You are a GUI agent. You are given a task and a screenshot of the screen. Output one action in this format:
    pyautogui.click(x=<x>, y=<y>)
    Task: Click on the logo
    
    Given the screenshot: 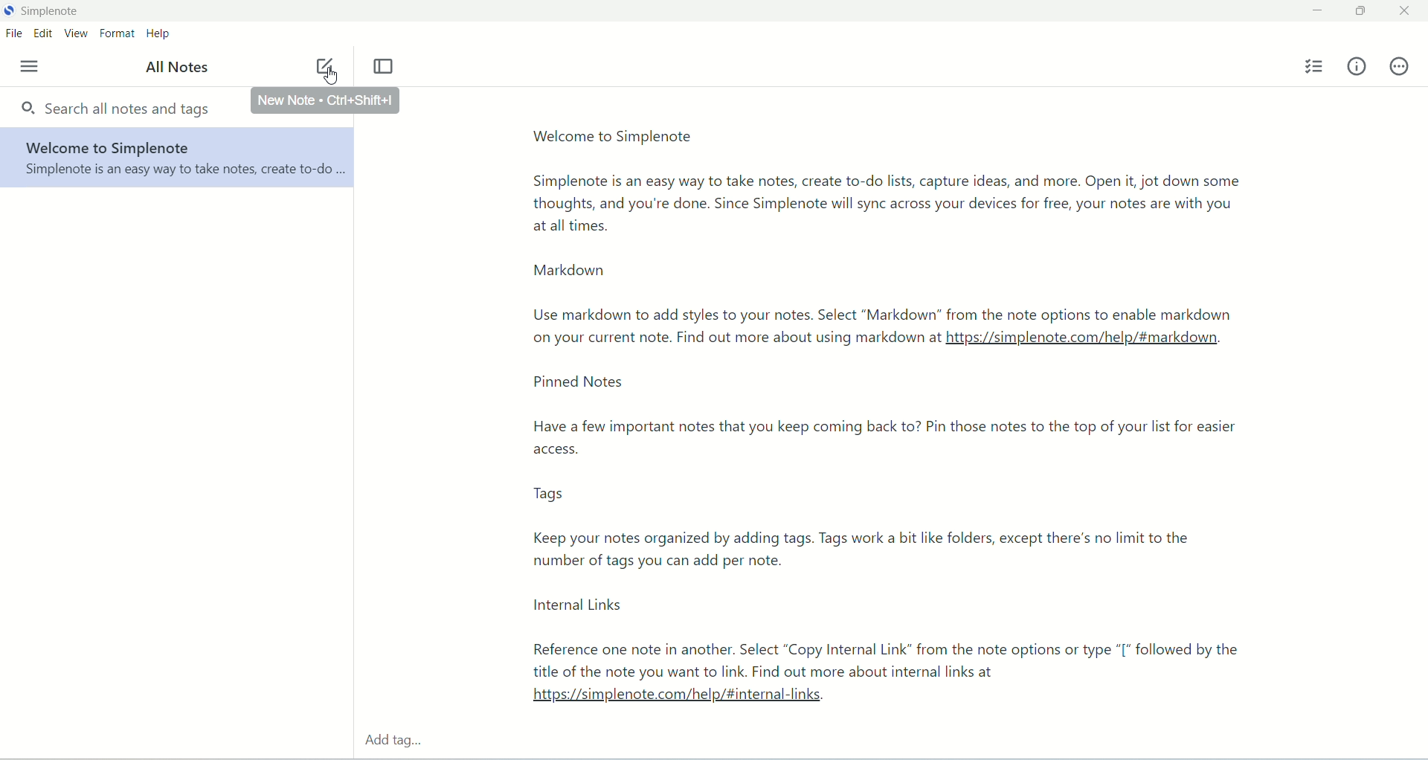 What is the action you would take?
    pyautogui.click(x=10, y=10)
    